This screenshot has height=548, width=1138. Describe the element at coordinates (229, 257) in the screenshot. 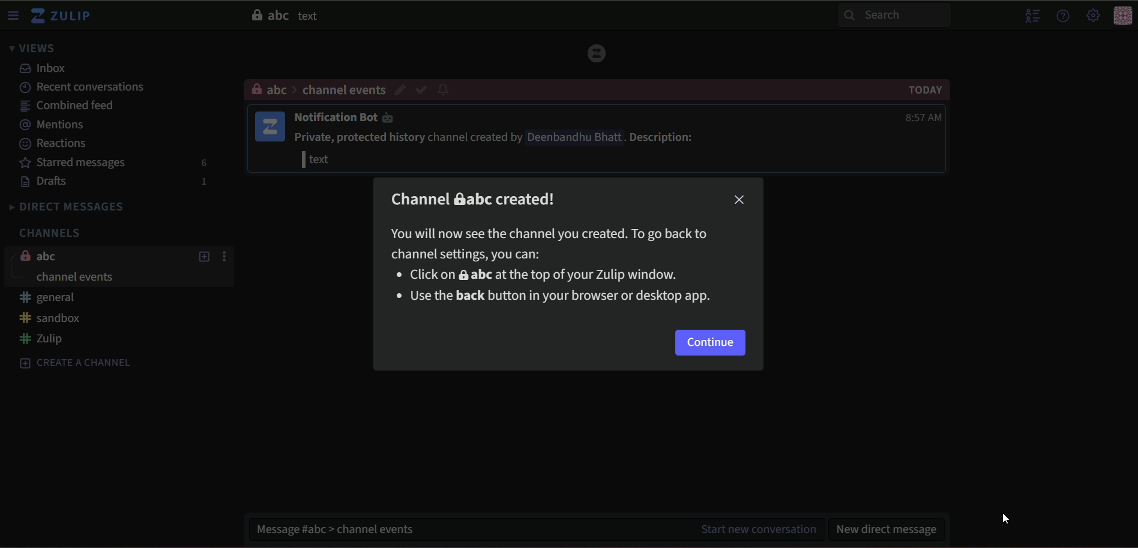

I see `options` at that location.